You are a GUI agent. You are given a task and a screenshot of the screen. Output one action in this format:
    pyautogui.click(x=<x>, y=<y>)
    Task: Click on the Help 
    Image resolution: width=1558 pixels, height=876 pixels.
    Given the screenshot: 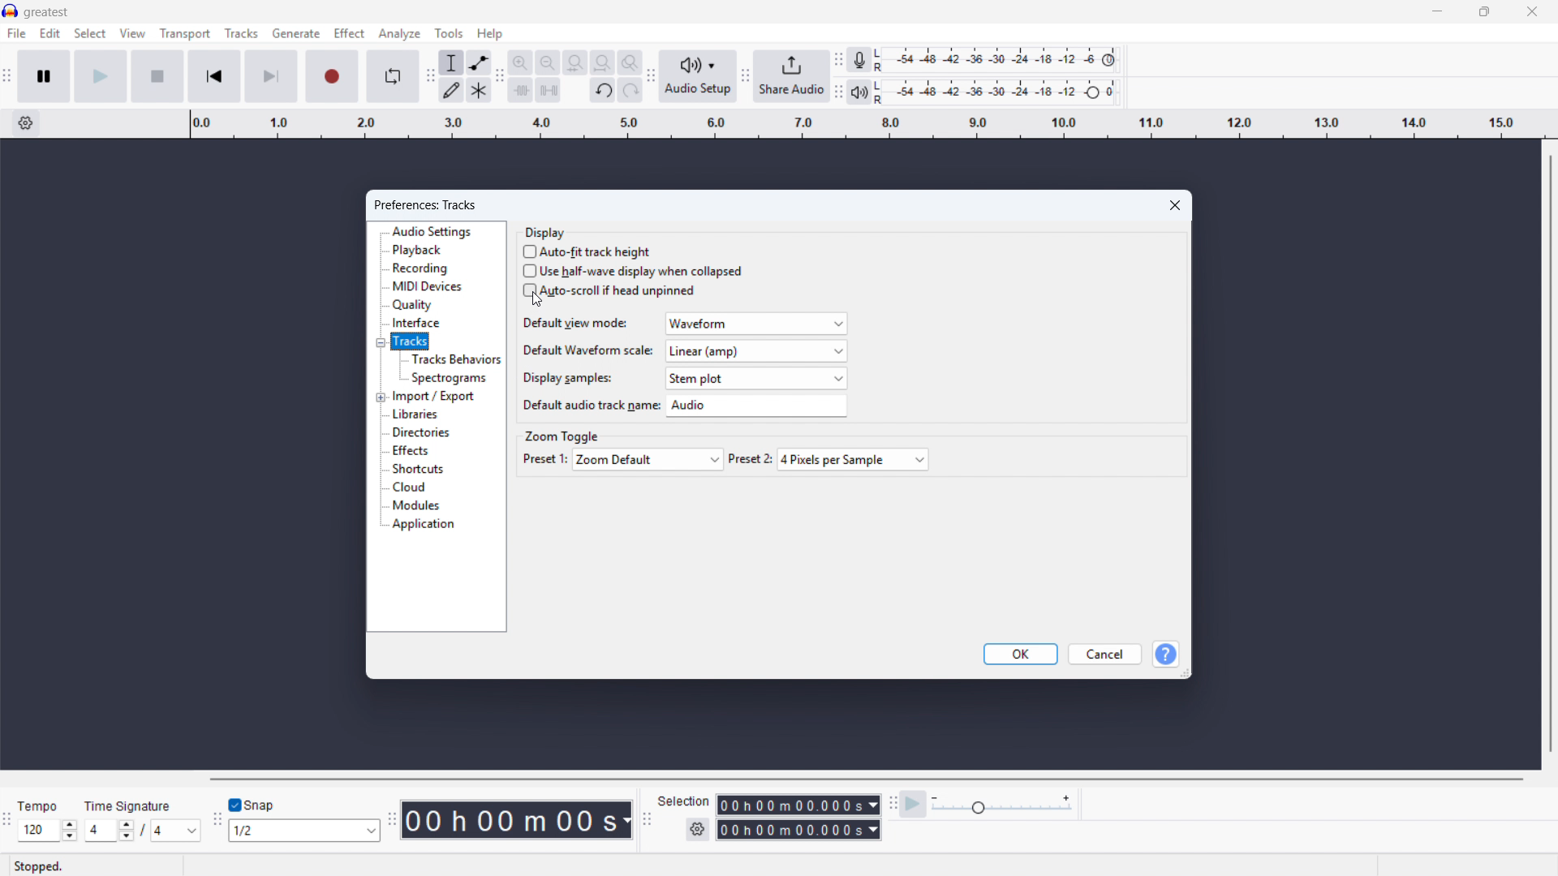 What is the action you would take?
    pyautogui.click(x=489, y=34)
    